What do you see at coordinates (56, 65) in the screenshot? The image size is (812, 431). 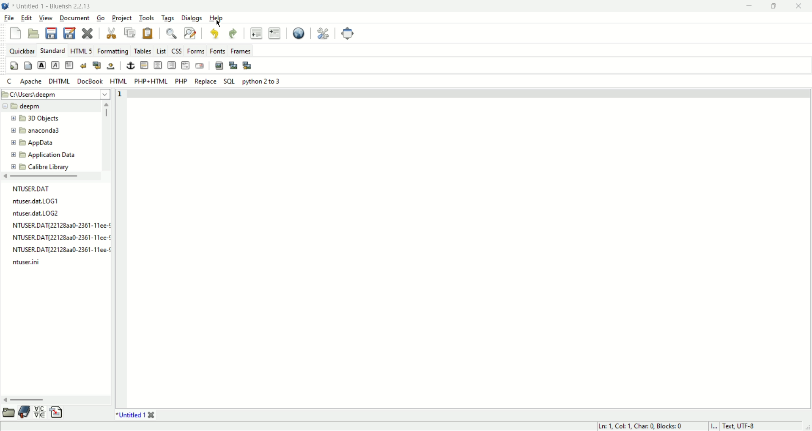 I see `emphasis` at bounding box center [56, 65].